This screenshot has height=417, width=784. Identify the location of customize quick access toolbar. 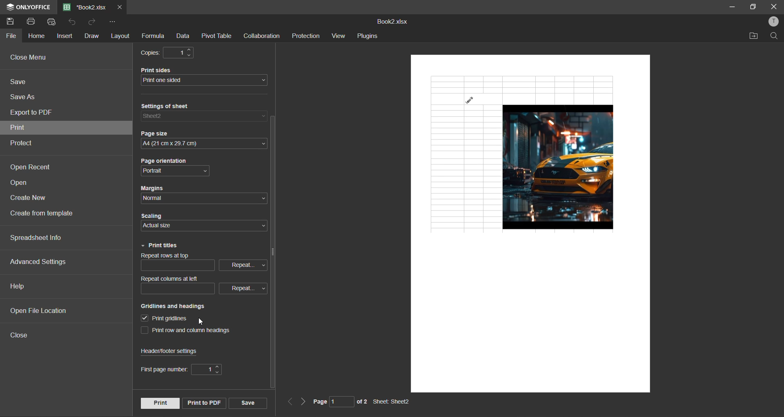
(110, 22).